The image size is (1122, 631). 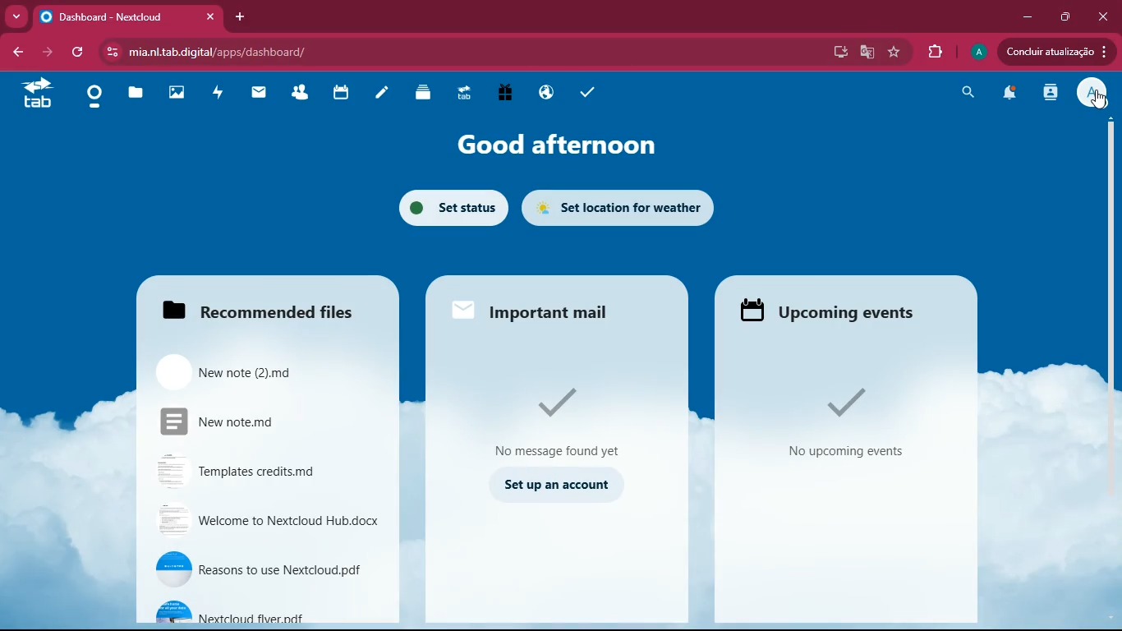 What do you see at coordinates (343, 94) in the screenshot?
I see `calendar` at bounding box center [343, 94].